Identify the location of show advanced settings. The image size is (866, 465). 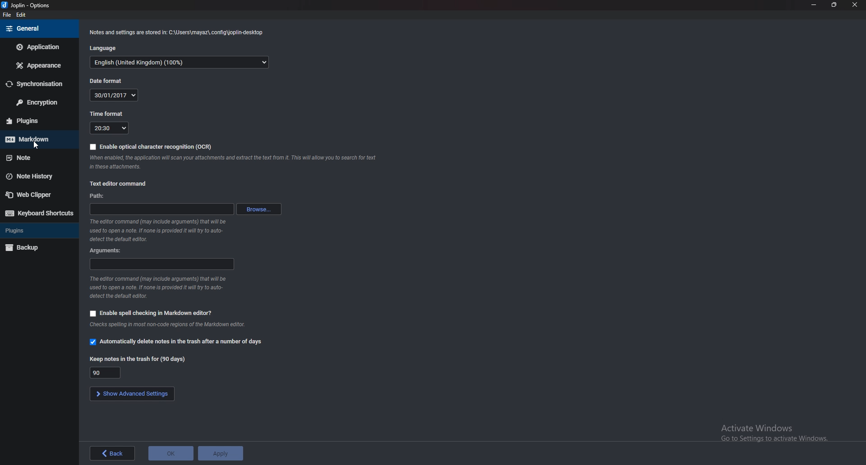
(130, 394).